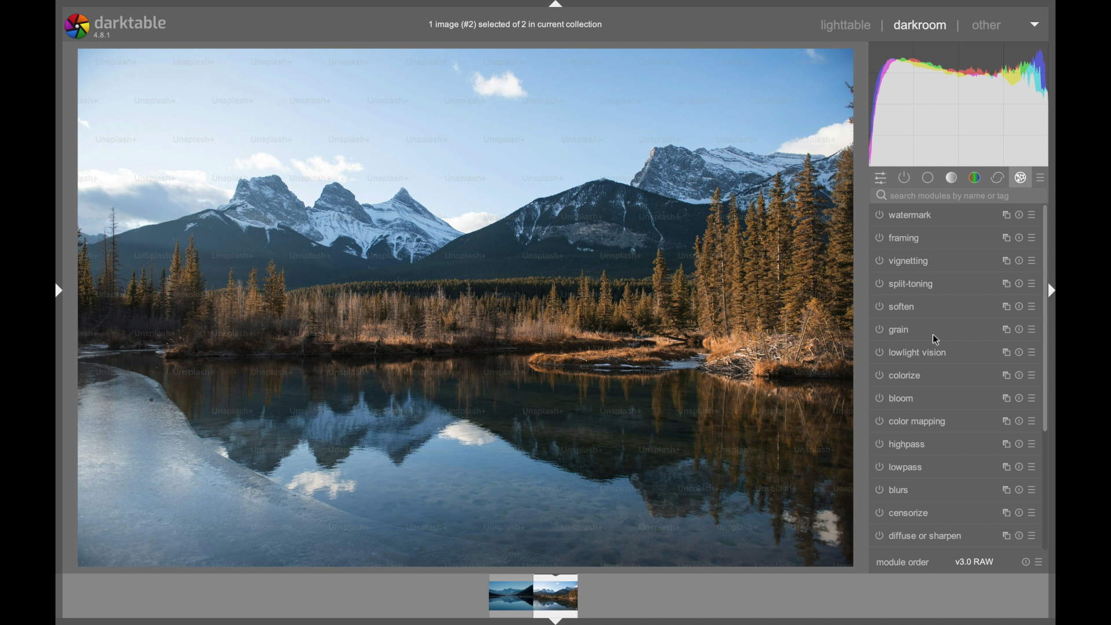 This screenshot has height=625, width=1111. What do you see at coordinates (899, 468) in the screenshot?
I see `lowpass` at bounding box center [899, 468].